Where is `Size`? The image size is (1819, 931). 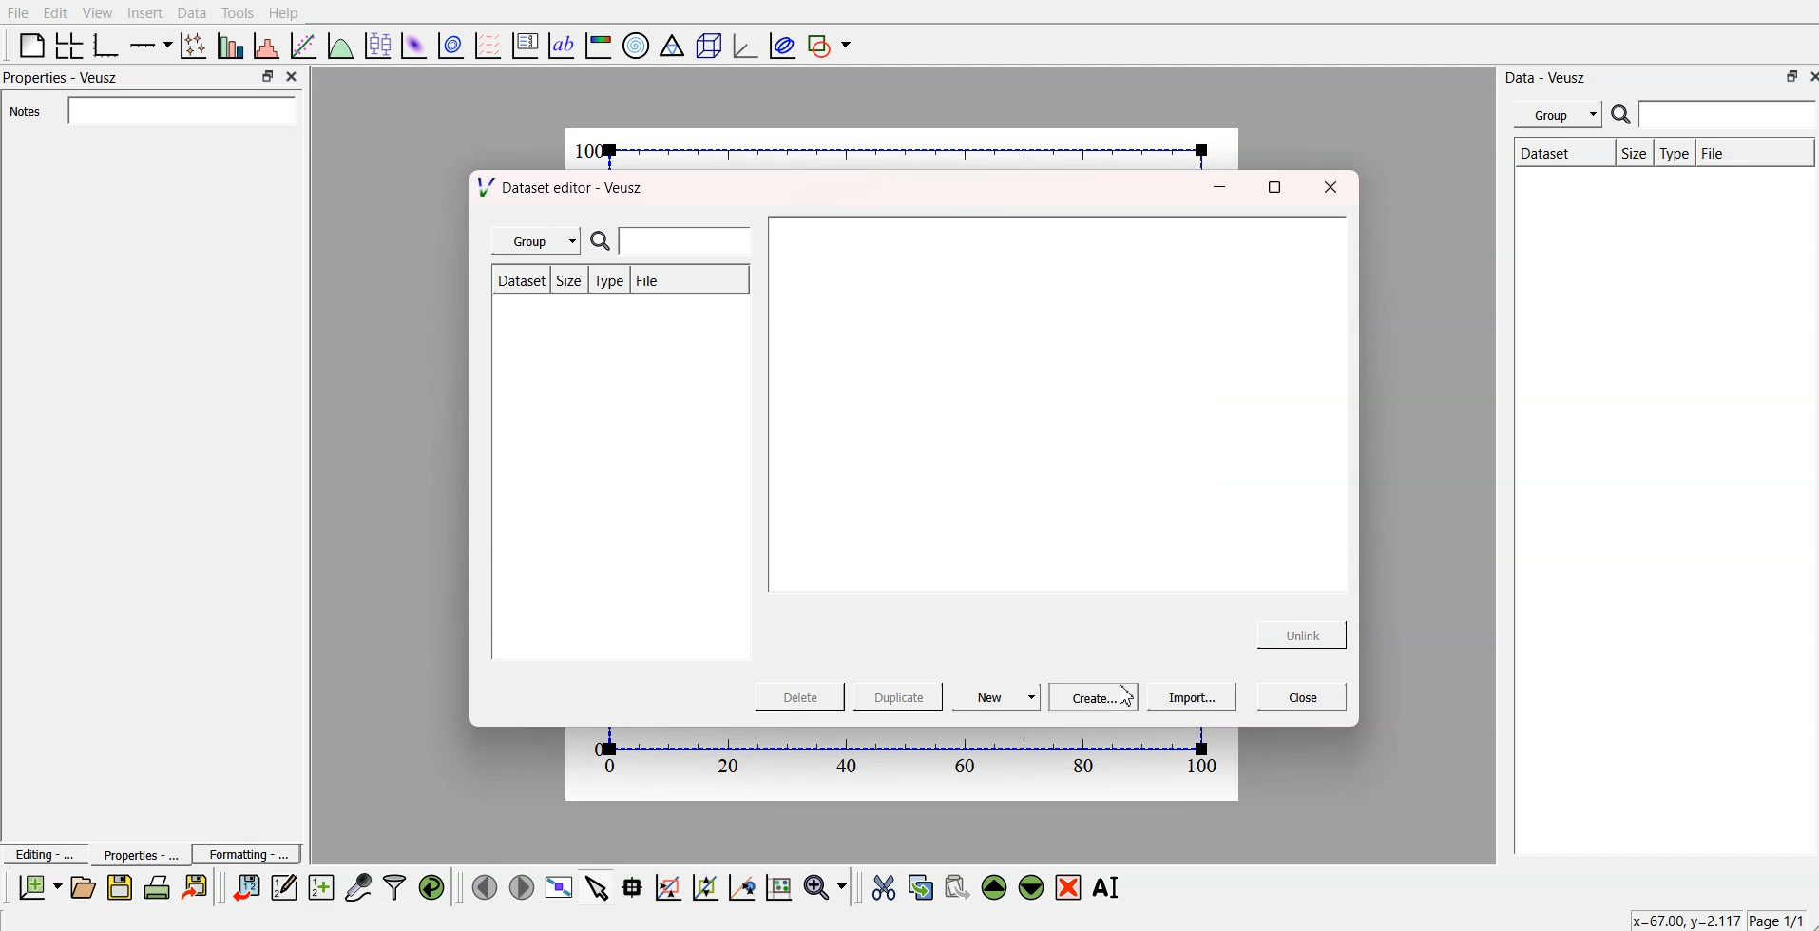
Size is located at coordinates (570, 281).